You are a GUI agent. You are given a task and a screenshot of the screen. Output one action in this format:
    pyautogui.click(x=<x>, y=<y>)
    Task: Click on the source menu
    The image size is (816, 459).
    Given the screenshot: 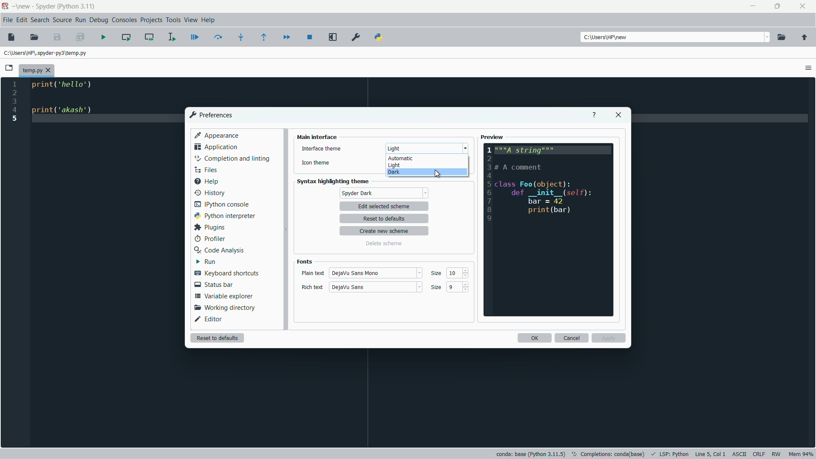 What is the action you would take?
    pyautogui.click(x=63, y=20)
    